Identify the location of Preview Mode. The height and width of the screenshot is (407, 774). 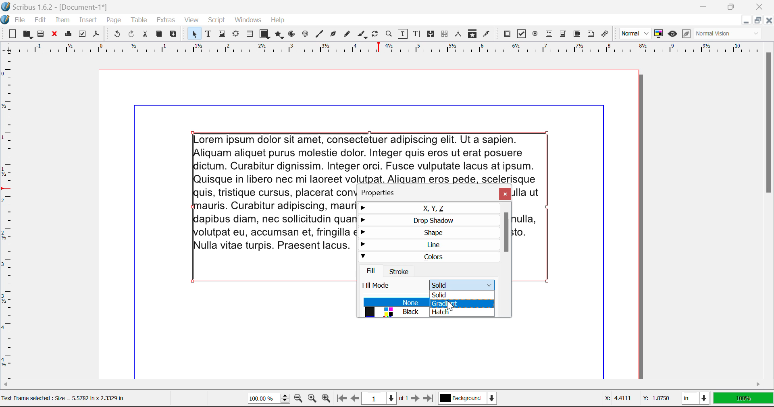
(635, 33).